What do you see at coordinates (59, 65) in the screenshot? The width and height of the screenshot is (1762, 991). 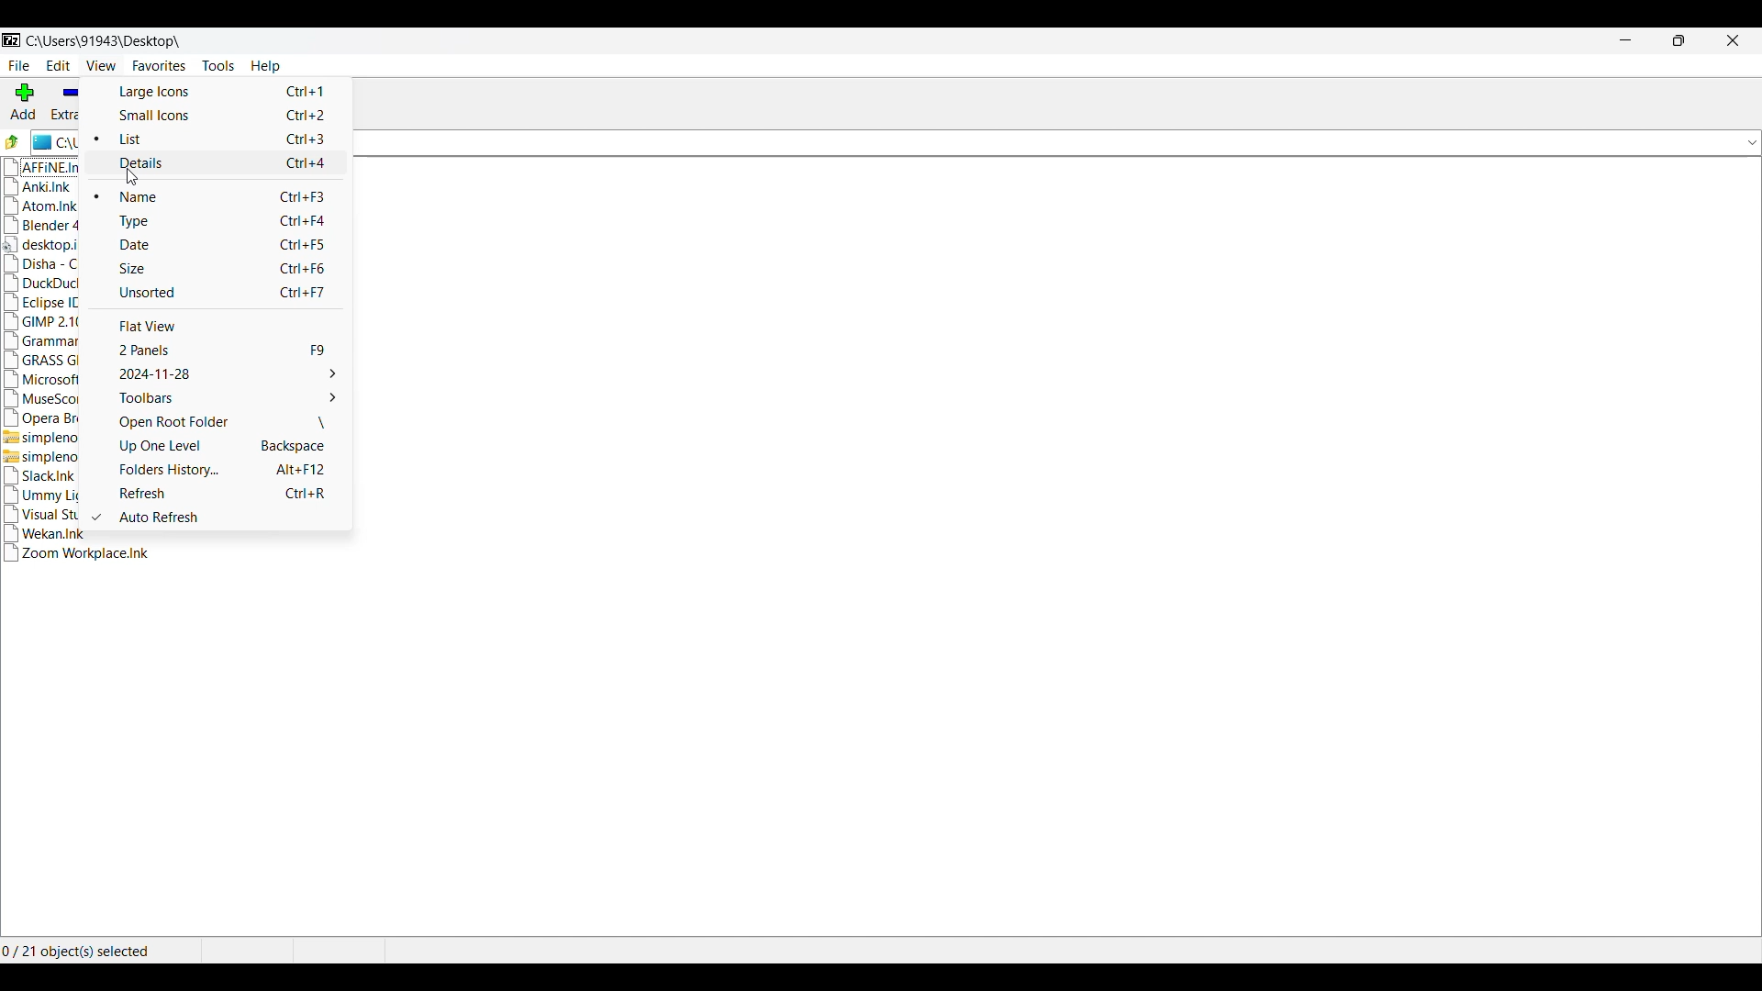 I see `Edit` at bounding box center [59, 65].